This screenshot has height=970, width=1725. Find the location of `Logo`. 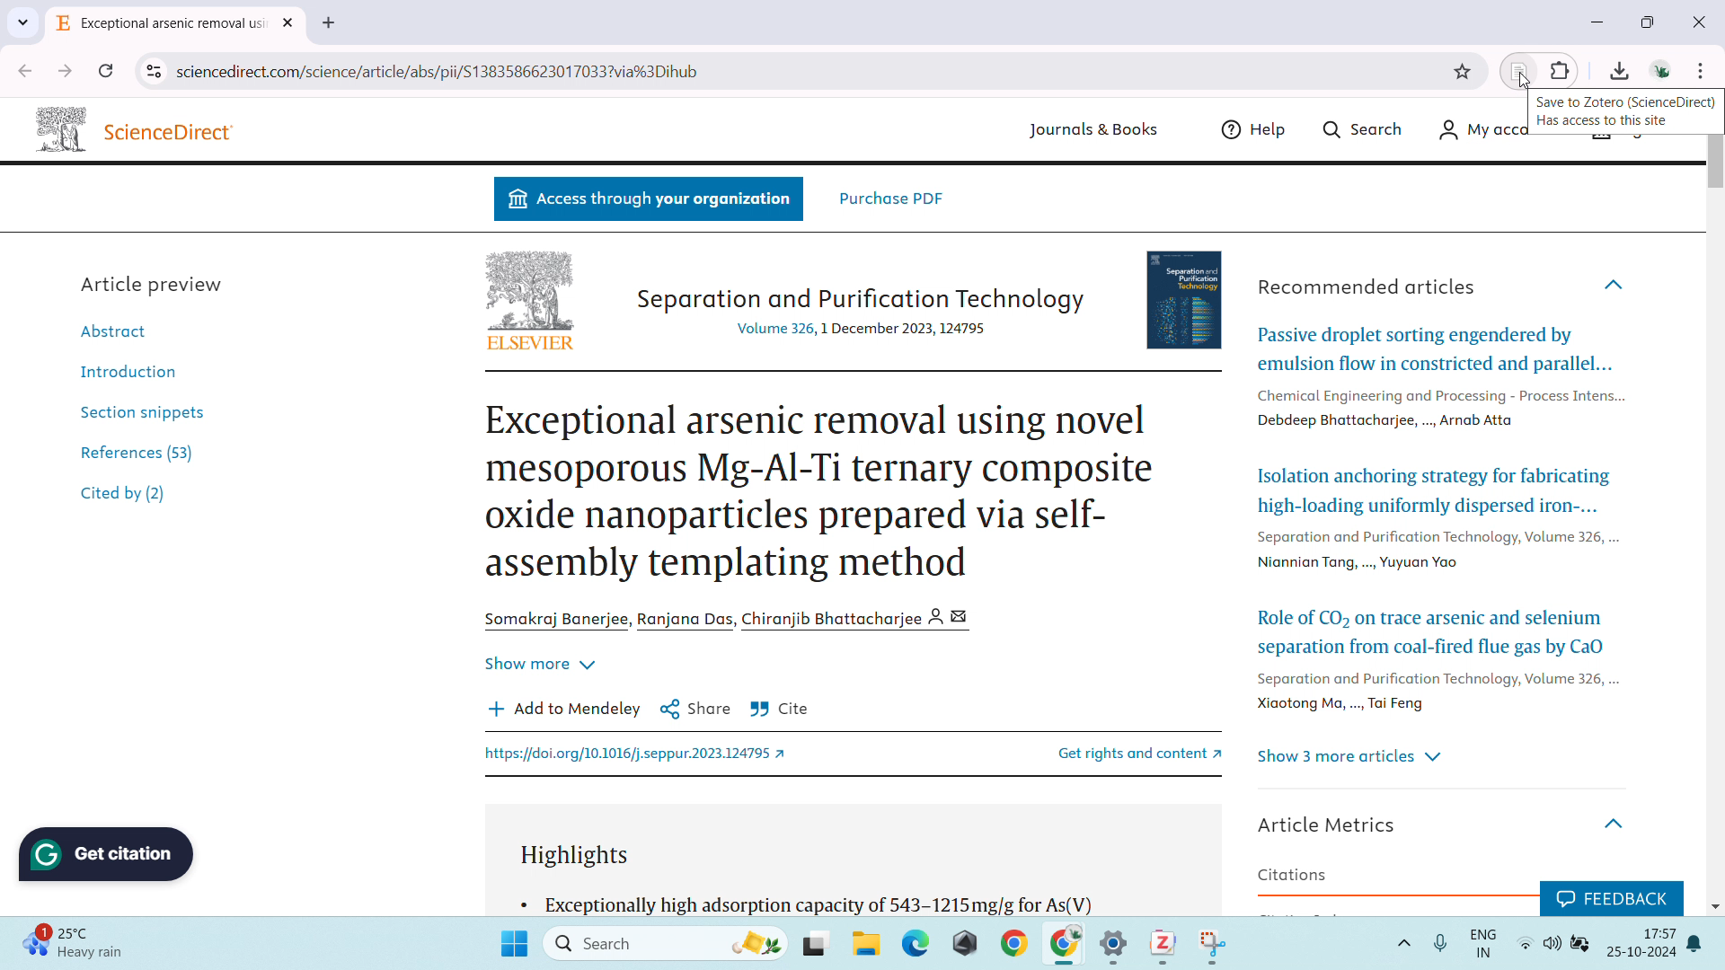

Logo is located at coordinates (529, 289).